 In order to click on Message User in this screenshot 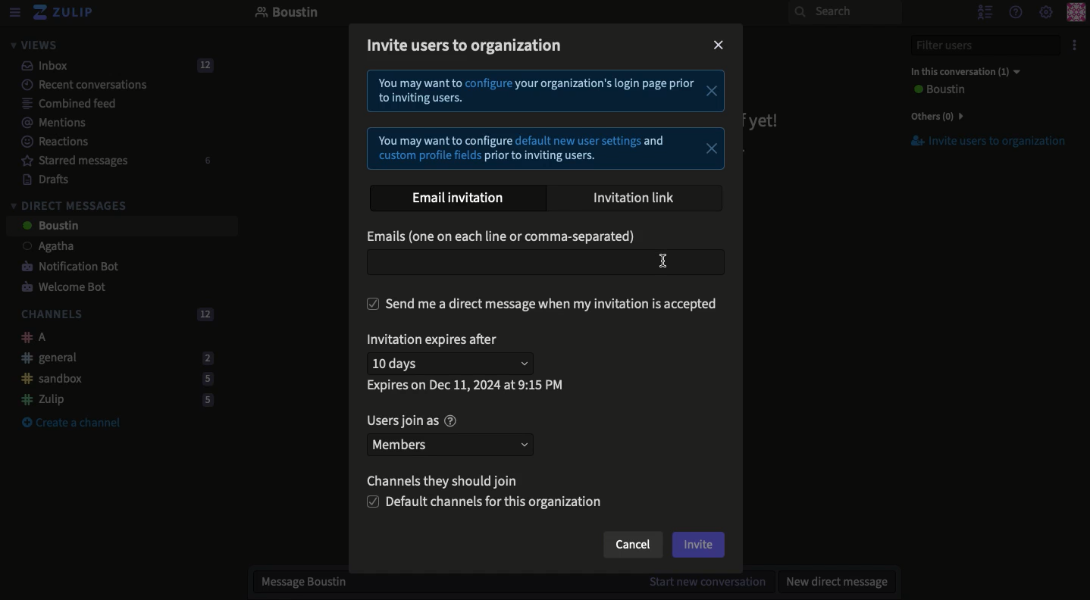, I will do `click(504, 583)`.